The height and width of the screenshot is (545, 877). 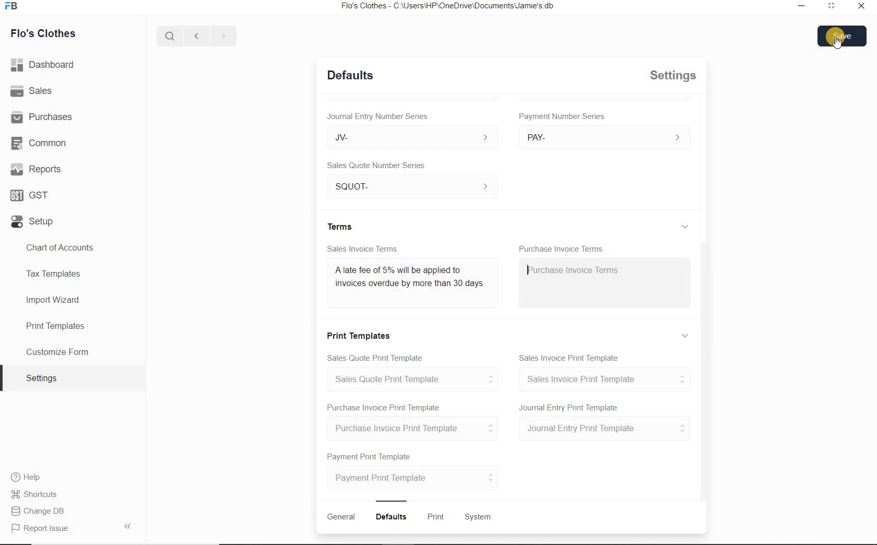 What do you see at coordinates (31, 224) in the screenshot?
I see `Setup` at bounding box center [31, 224].